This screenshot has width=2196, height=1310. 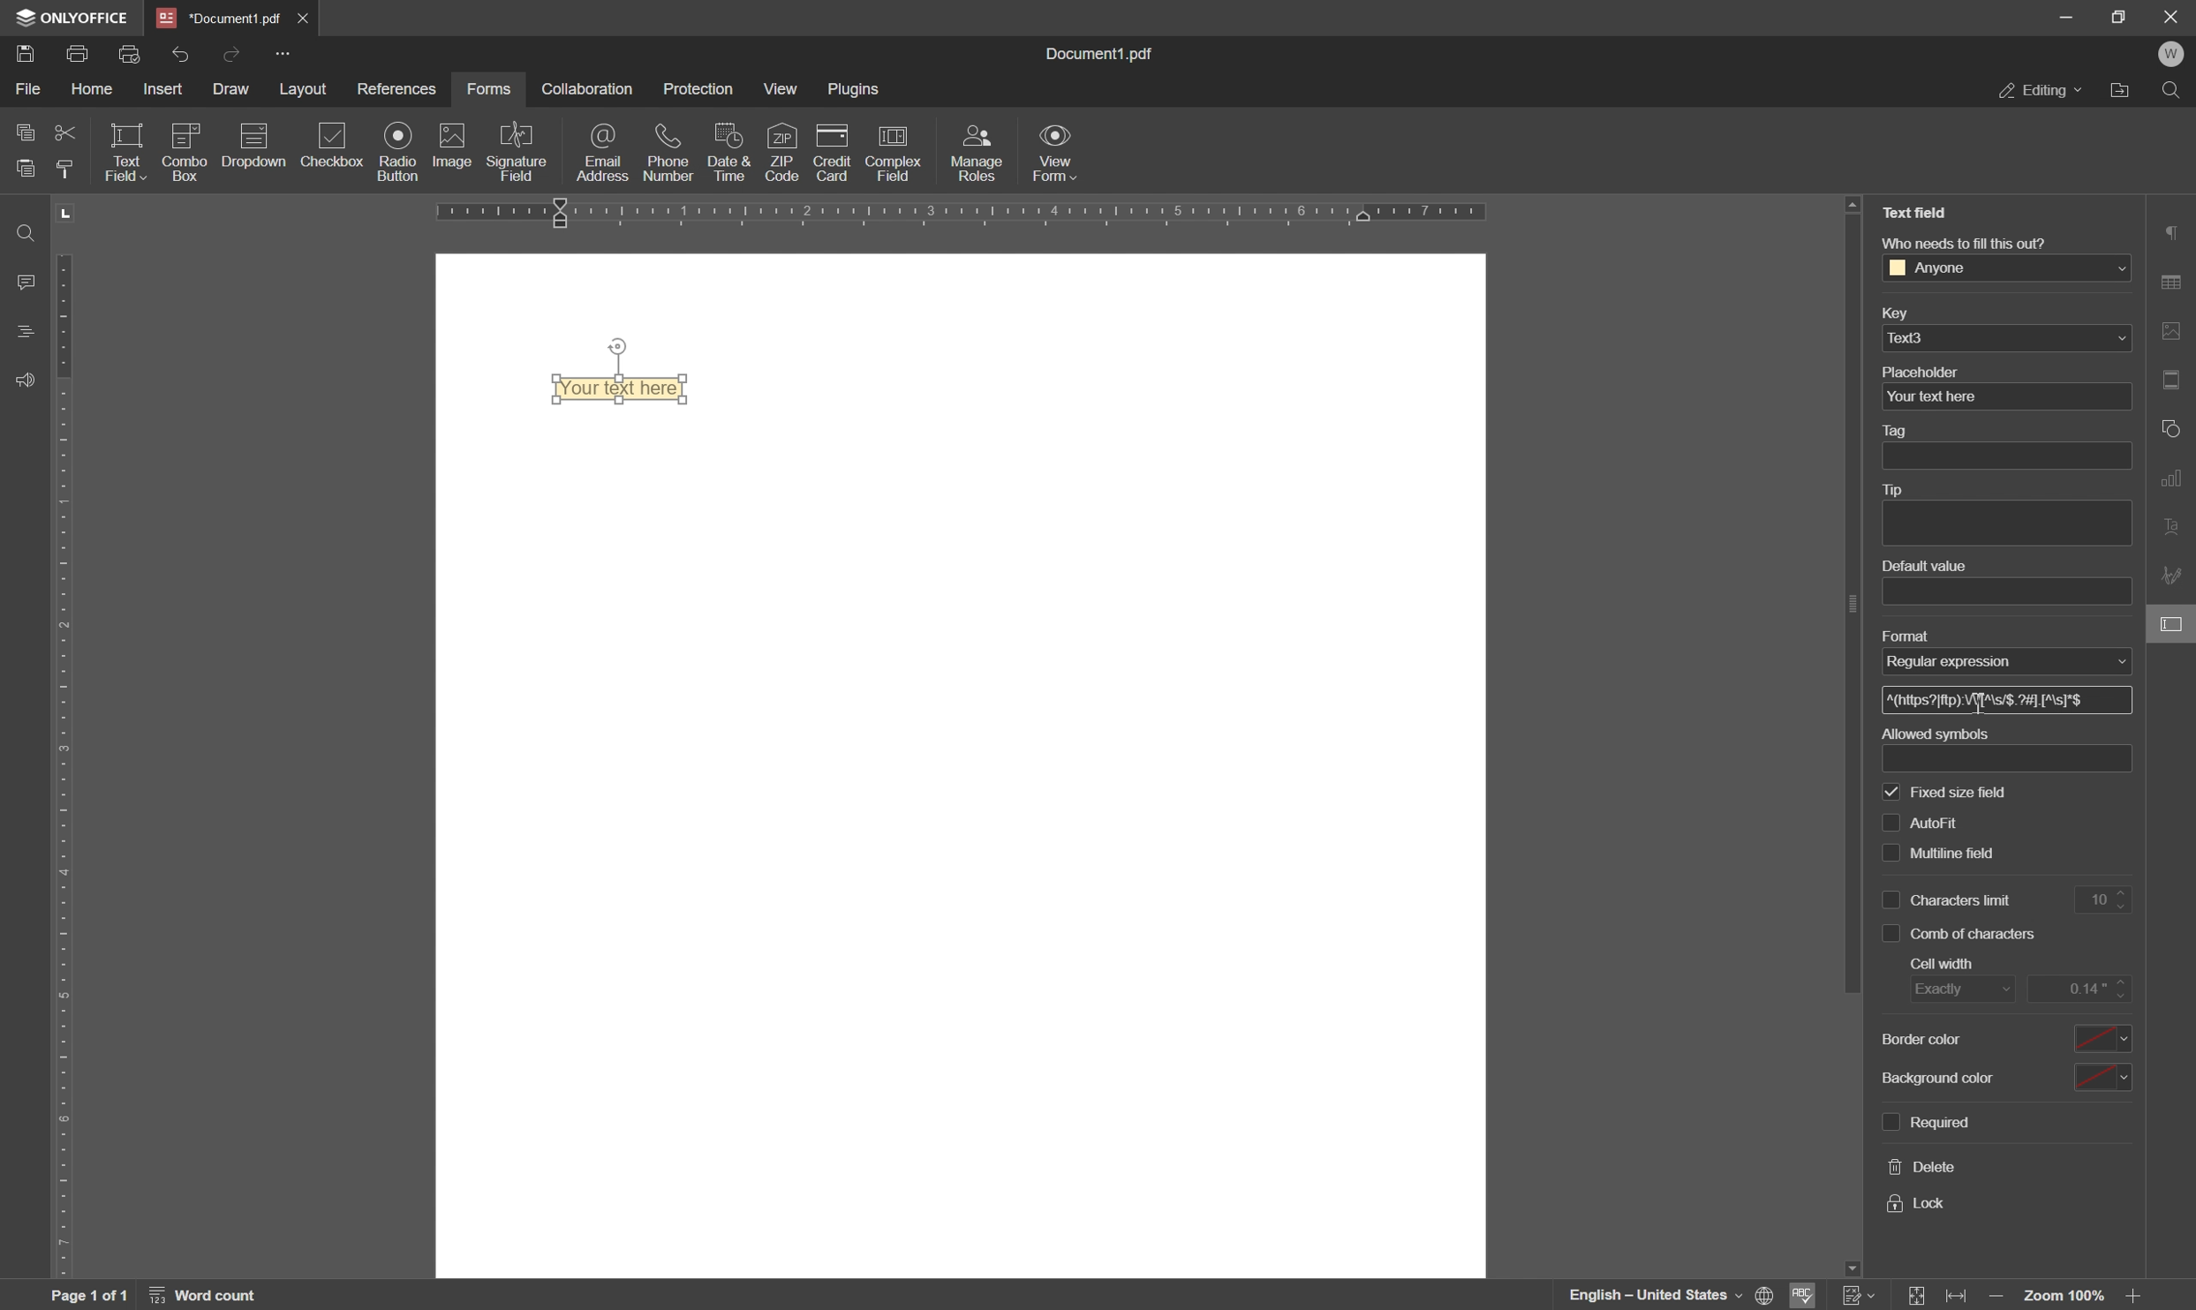 What do you see at coordinates (1899, 490) in the screenshot?
I see `tip` at bounding box center [1899, 490].